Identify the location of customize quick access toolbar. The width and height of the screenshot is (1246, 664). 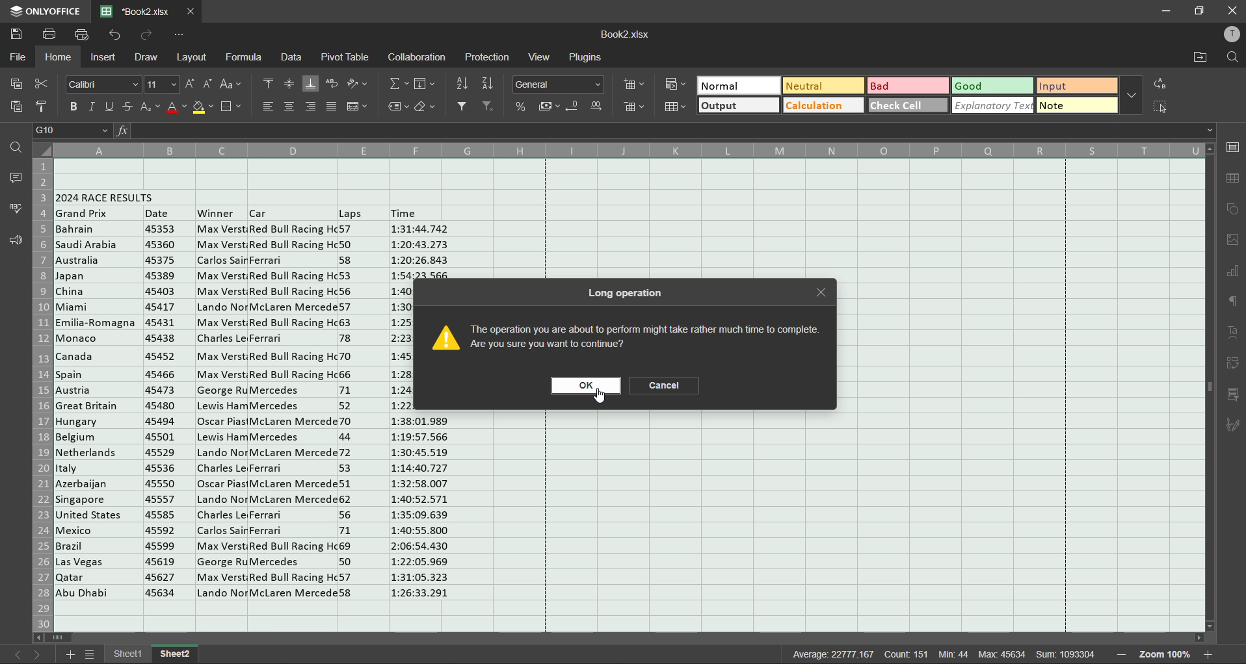
(180, 34).